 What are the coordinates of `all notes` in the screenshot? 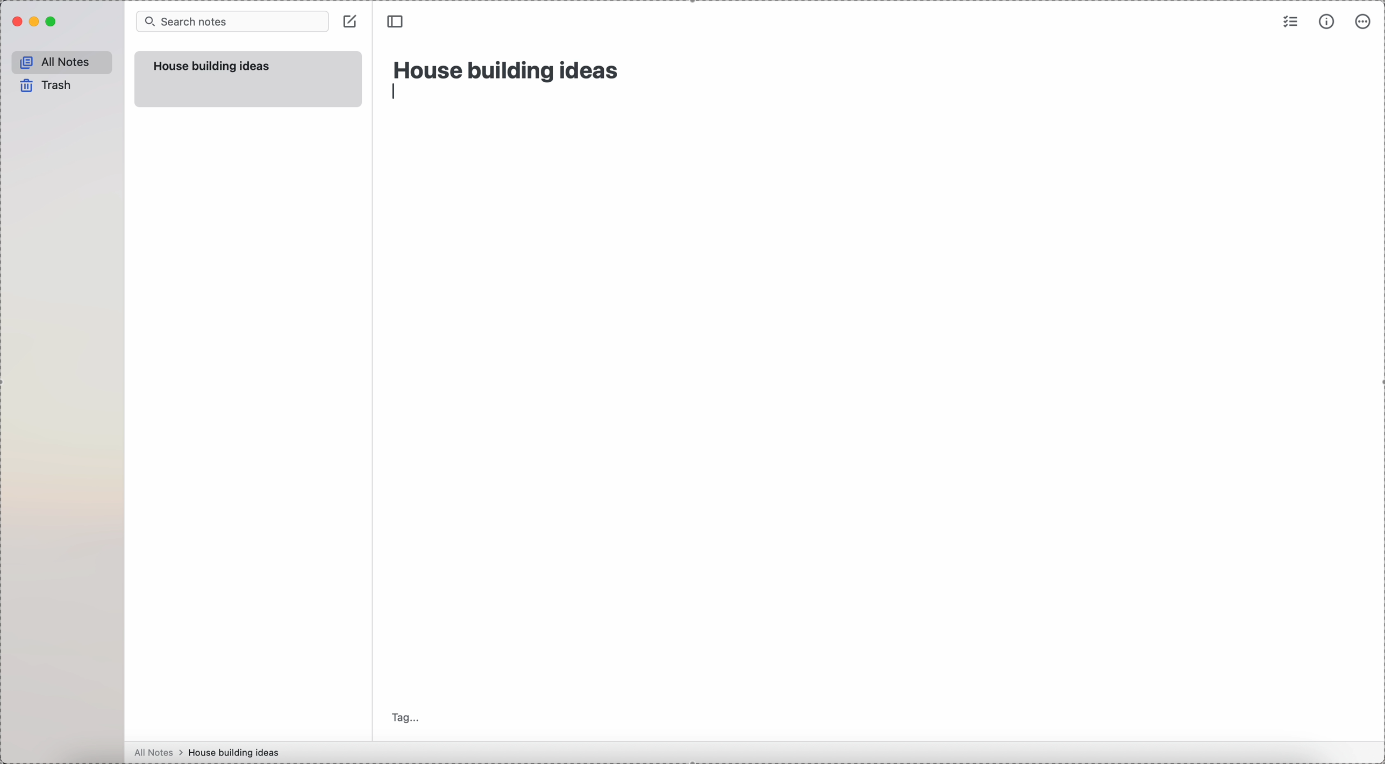 It's located at (159, 753).